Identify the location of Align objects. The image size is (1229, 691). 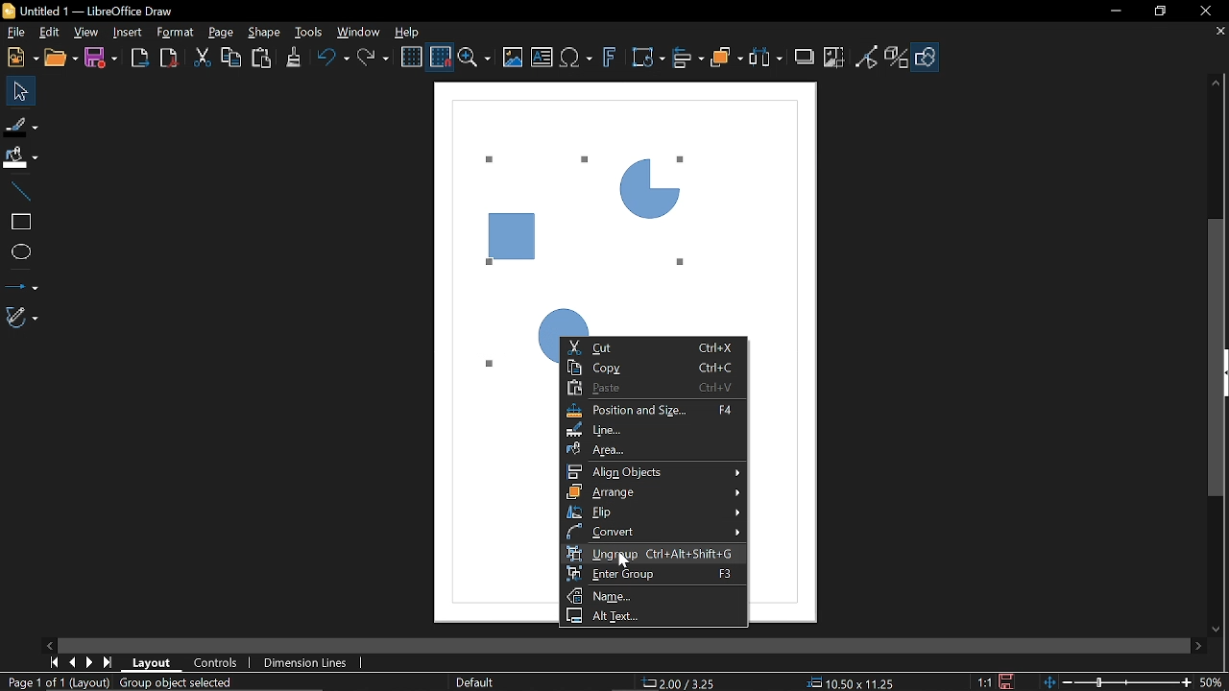
(655, 471).